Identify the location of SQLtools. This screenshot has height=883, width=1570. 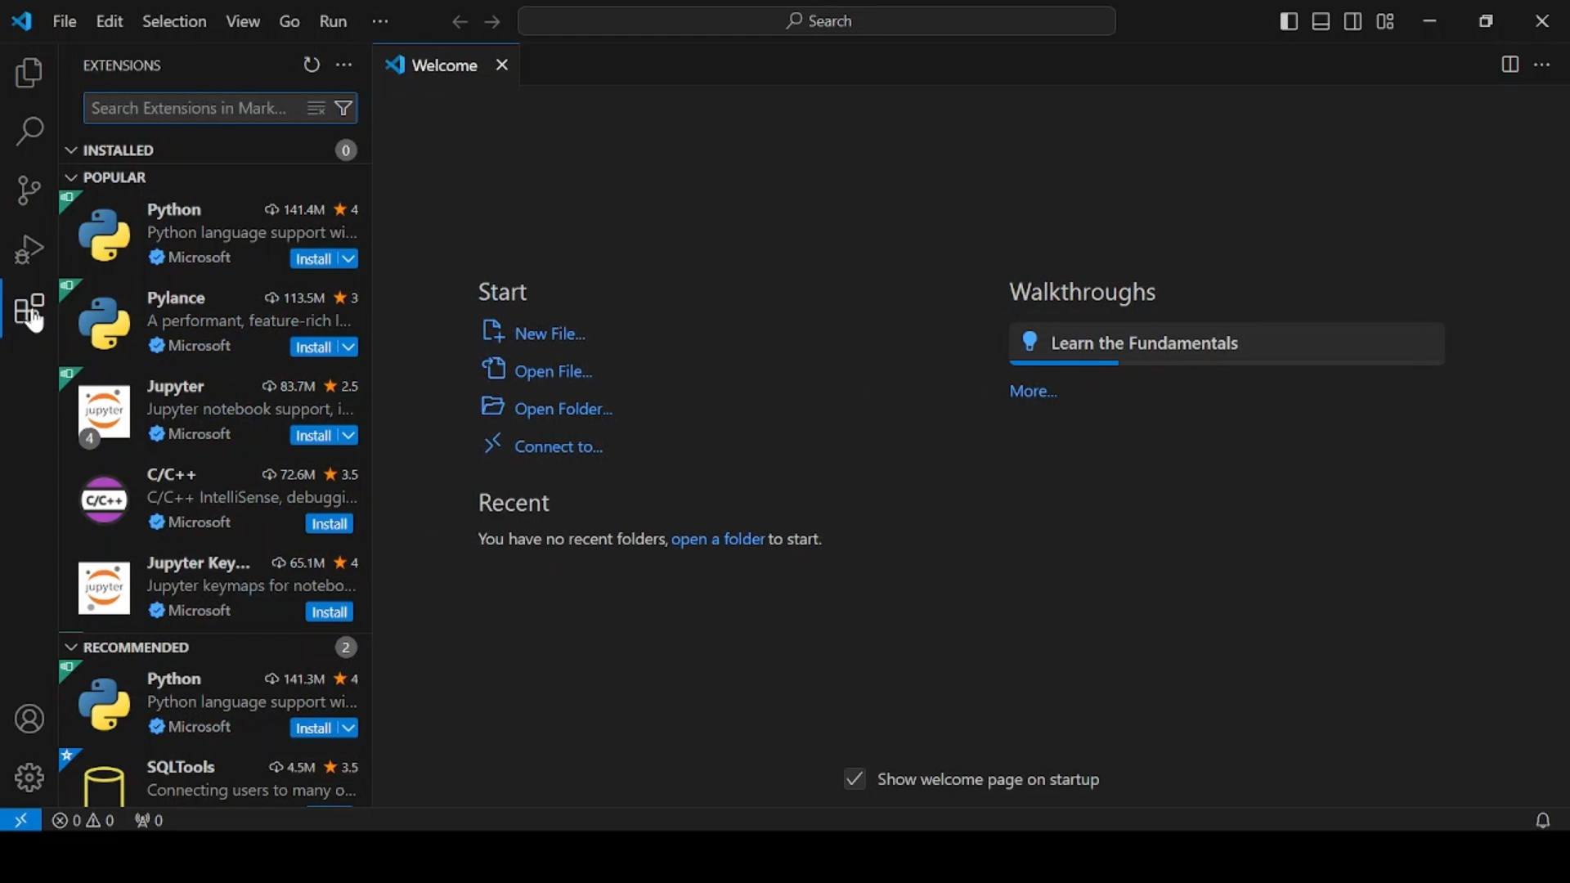
(216, 775).